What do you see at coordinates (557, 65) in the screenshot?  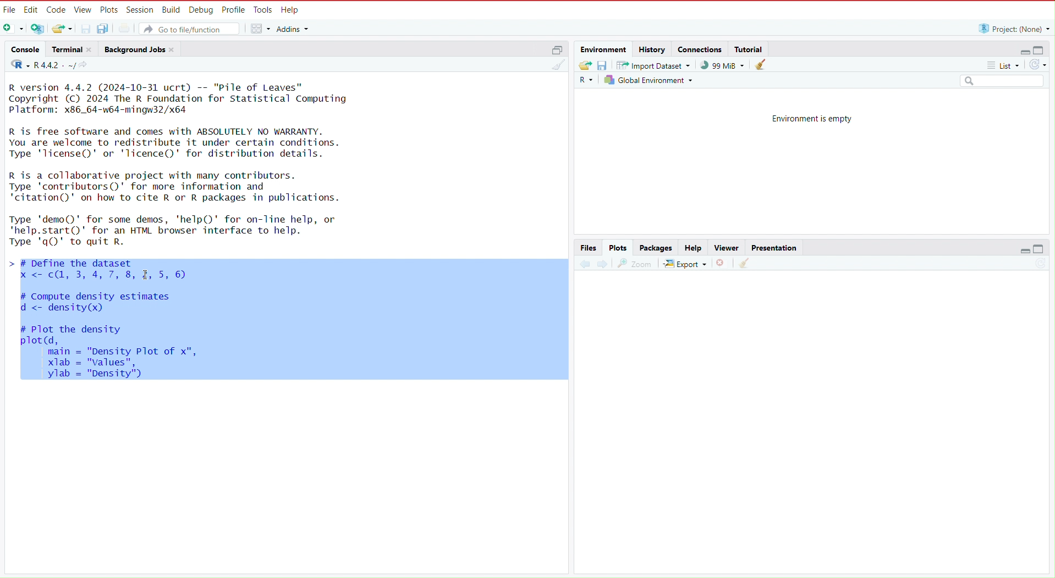 I see `clear console` at bounding box center [557, 65].